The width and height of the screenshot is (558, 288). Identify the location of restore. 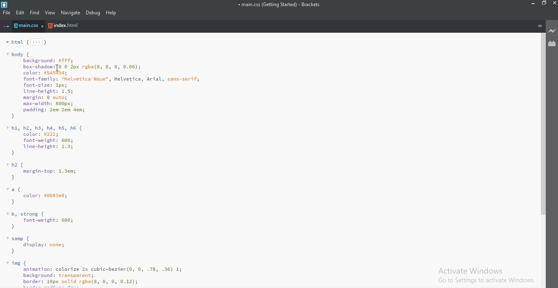
(543, 4).